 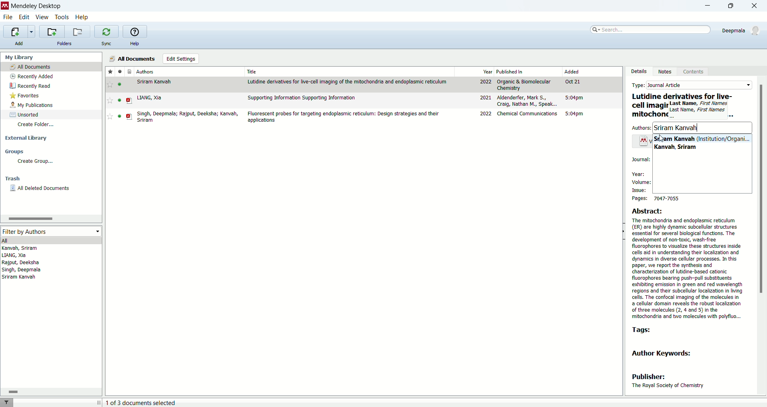 What do you see at coordinates (131, 101) in the screenshot?
I see `PDF` at bounding box center [131, 101].